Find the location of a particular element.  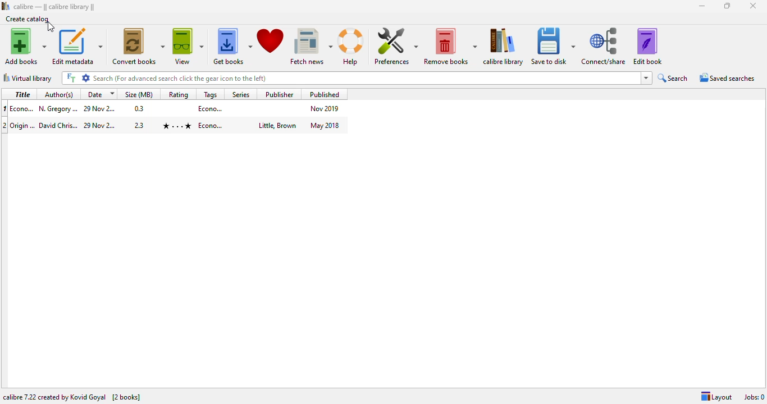

calibre library is located at coordinates (504, 46).